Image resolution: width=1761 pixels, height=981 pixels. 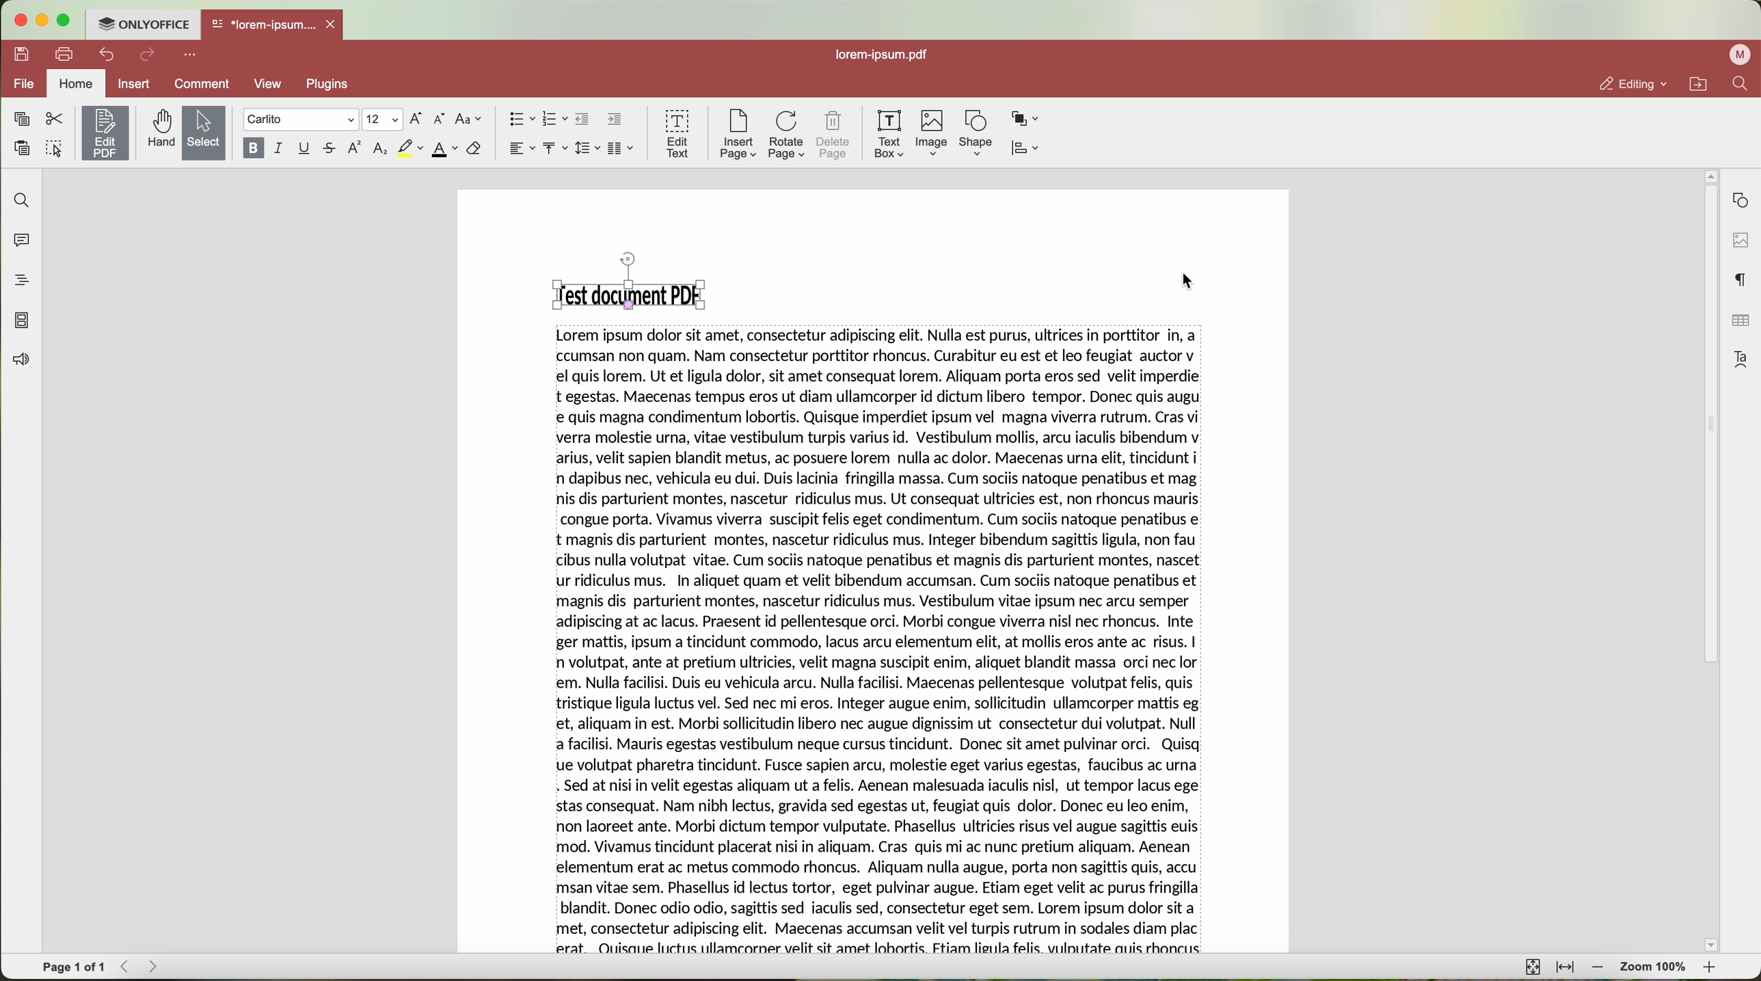 I want to click on plugins, so click(x=330, y=85).